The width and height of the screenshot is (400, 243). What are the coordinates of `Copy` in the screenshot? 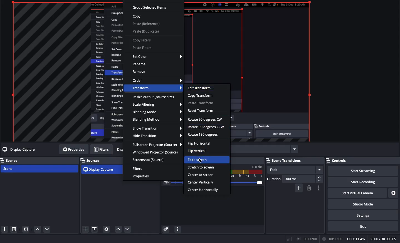 It's located at (137, 17).